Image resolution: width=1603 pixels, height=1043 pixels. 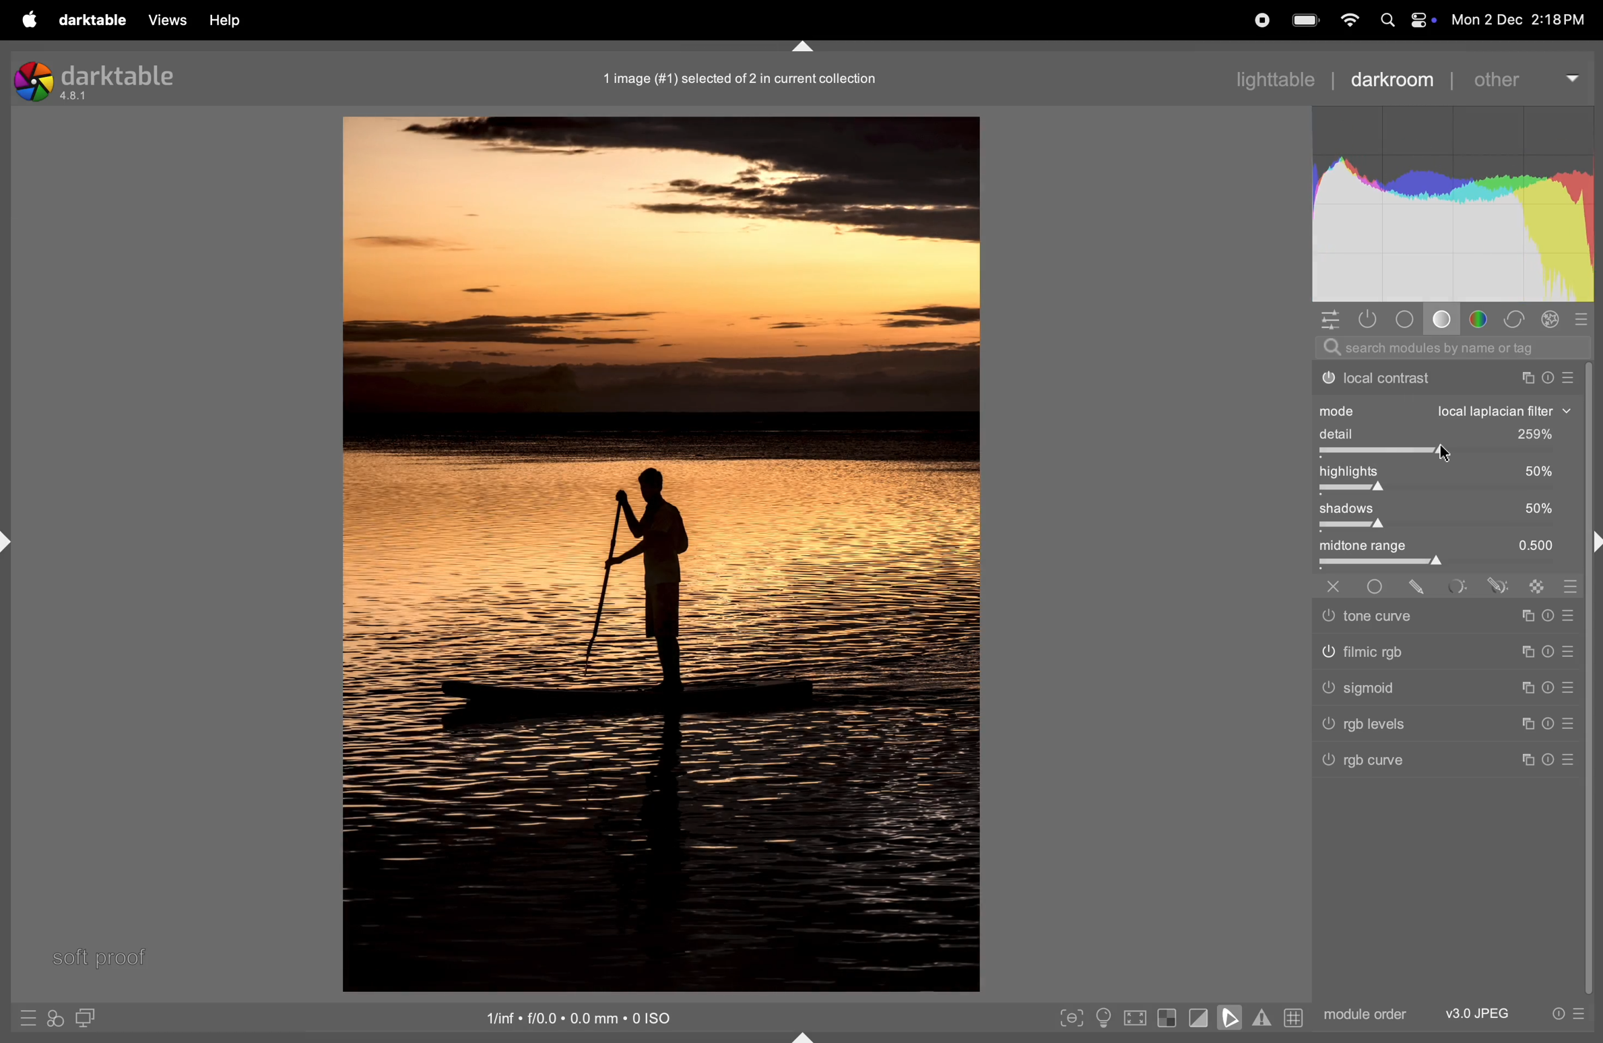 What do you see at coordinates (1447, 348) in the screenshot?
I see `search bar` at bounding box center [1447, 348].